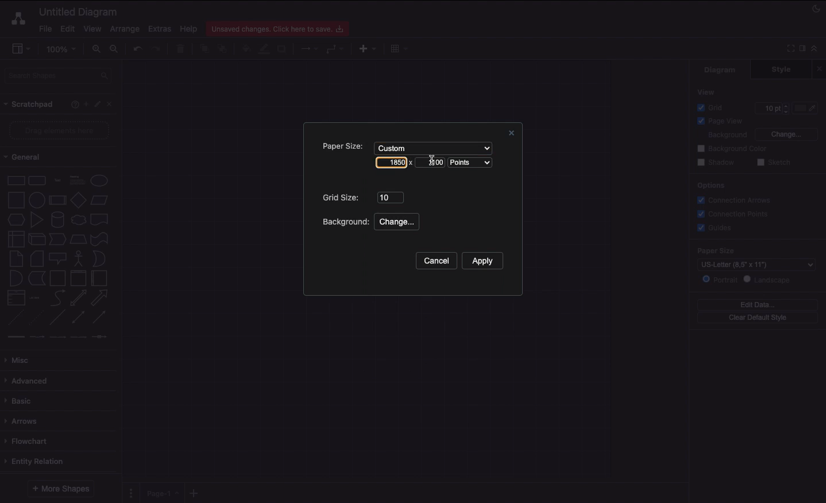  I want to click on Square, so click(15, 200).